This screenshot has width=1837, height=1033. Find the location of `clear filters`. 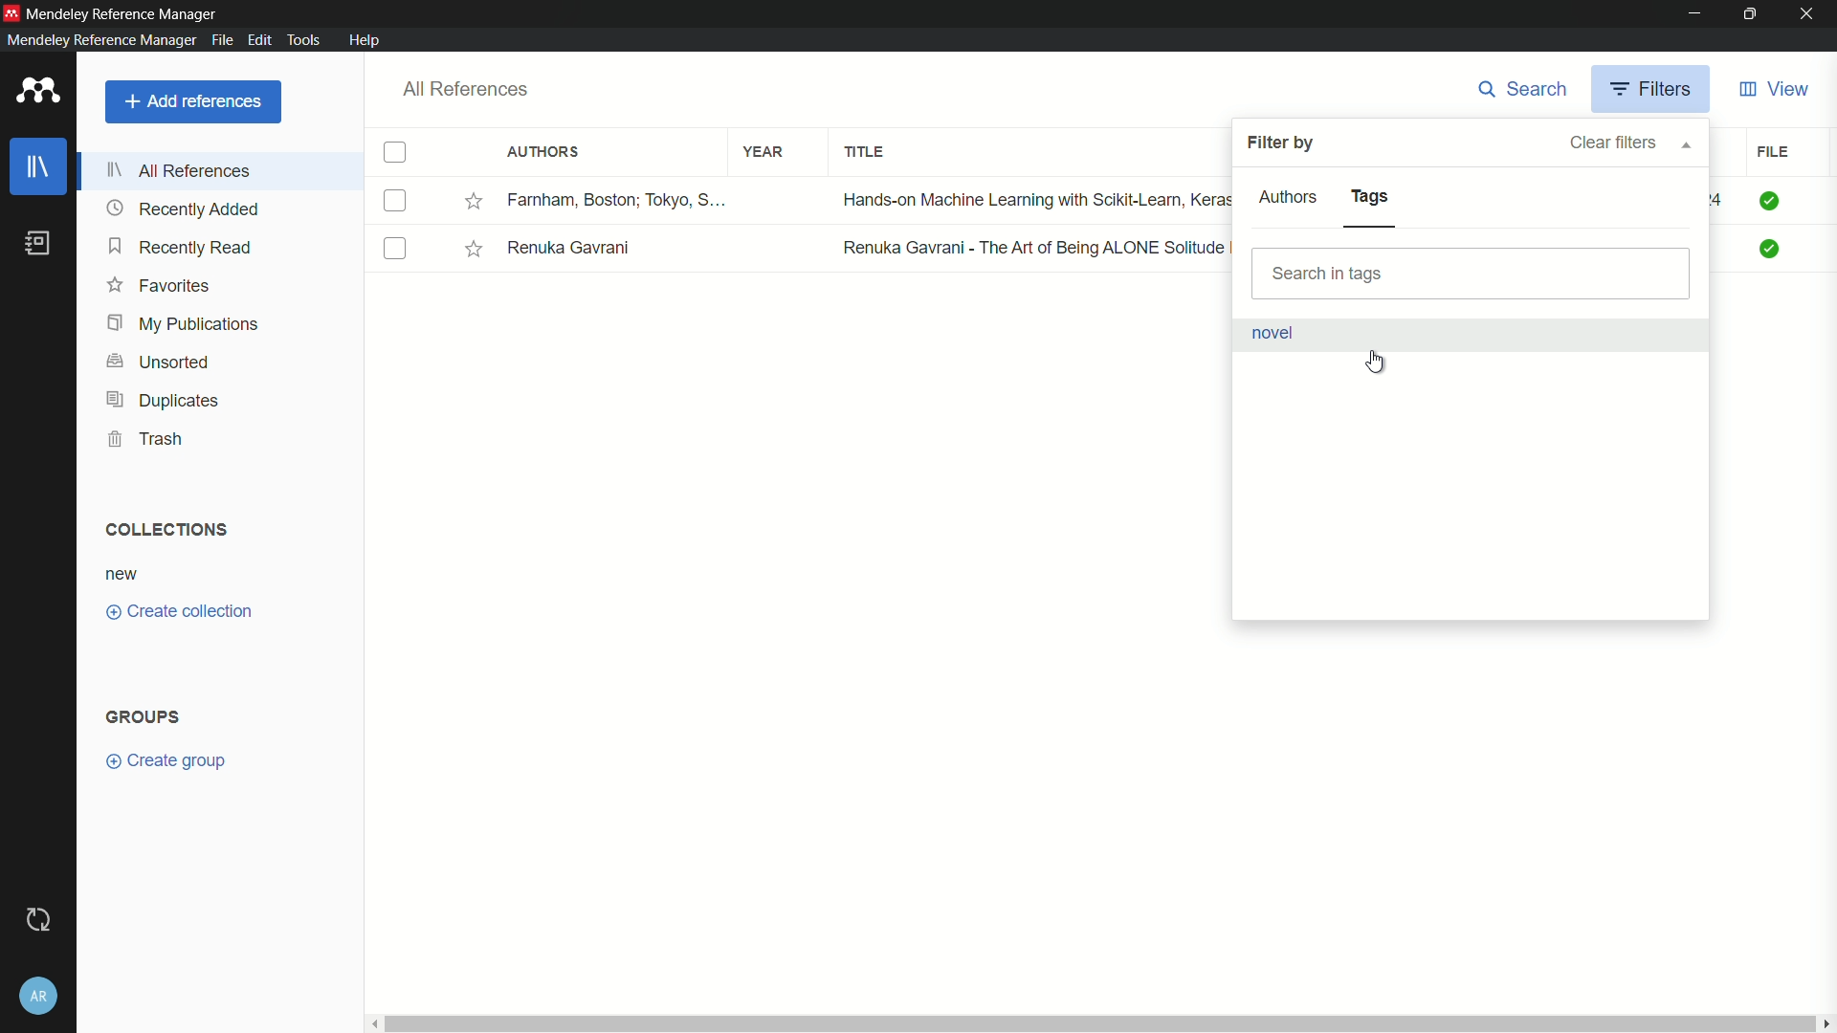

clear filters is located at coordinates (1628, 143).